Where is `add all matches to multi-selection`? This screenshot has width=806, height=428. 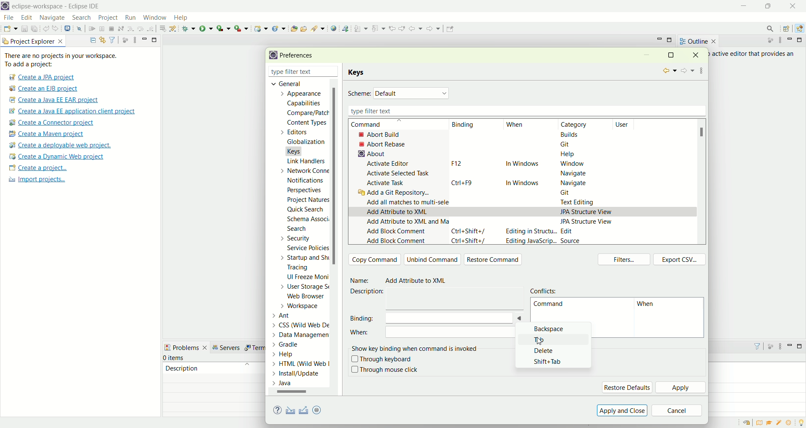 add all matches to multi-selection is located at coordinates (406, 201).